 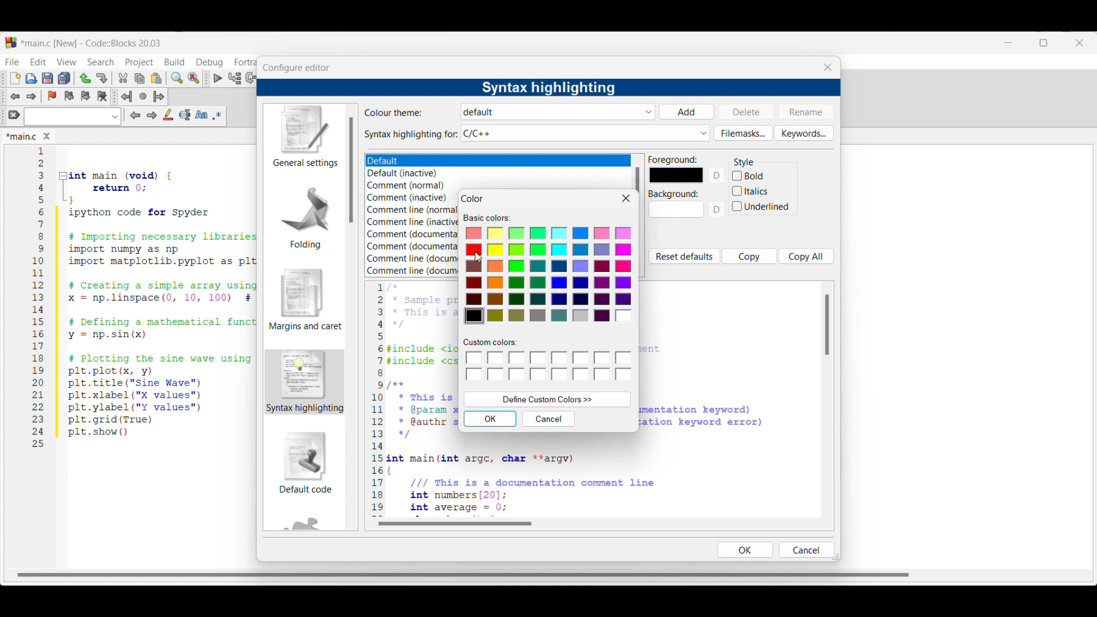 I want to click on Last jump, so click(x=143, y=96).